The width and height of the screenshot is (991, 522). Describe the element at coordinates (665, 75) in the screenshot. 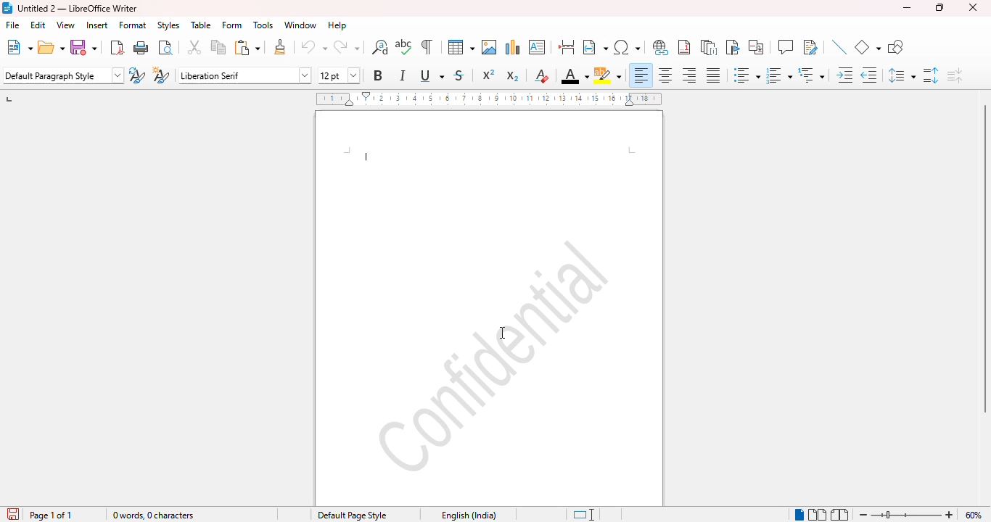

I see `align center` at that location.